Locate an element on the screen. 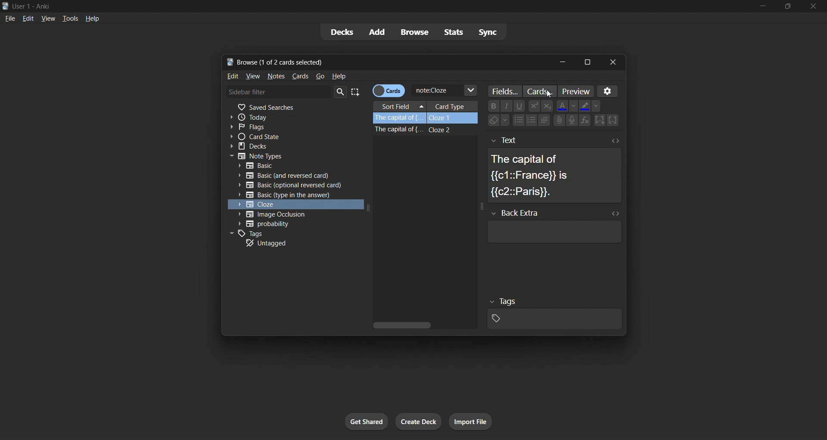 The image size is (827, 440). add is located at coordinates (377, 31).